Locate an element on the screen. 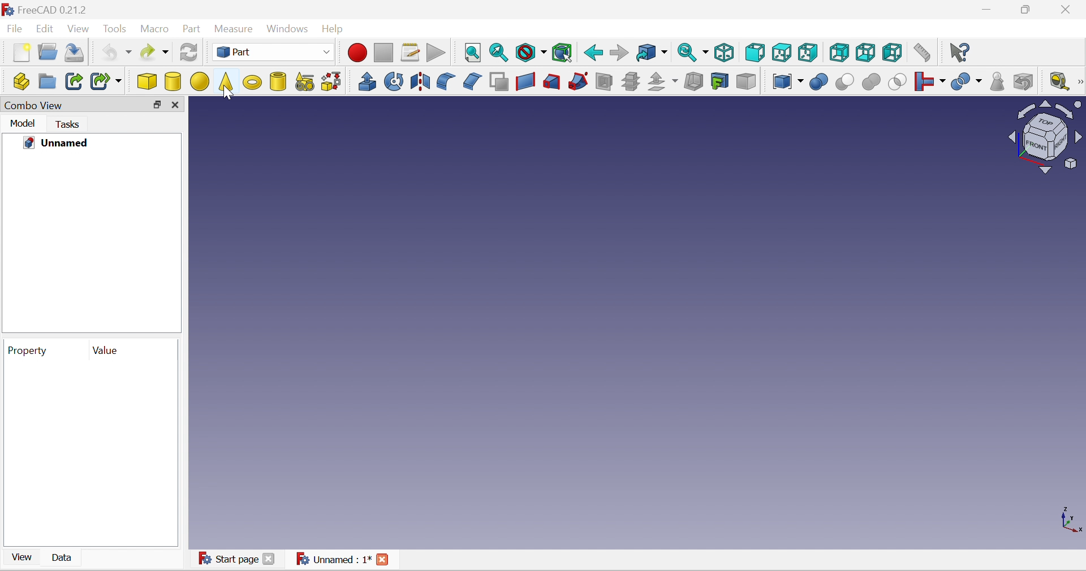  Close is located at coordinates (176, 105).